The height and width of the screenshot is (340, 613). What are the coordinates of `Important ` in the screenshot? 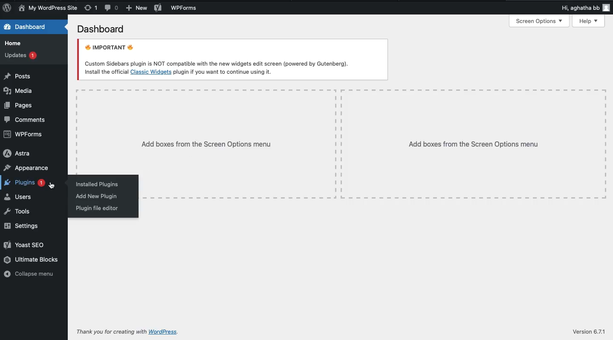 It's located at (218, 54).